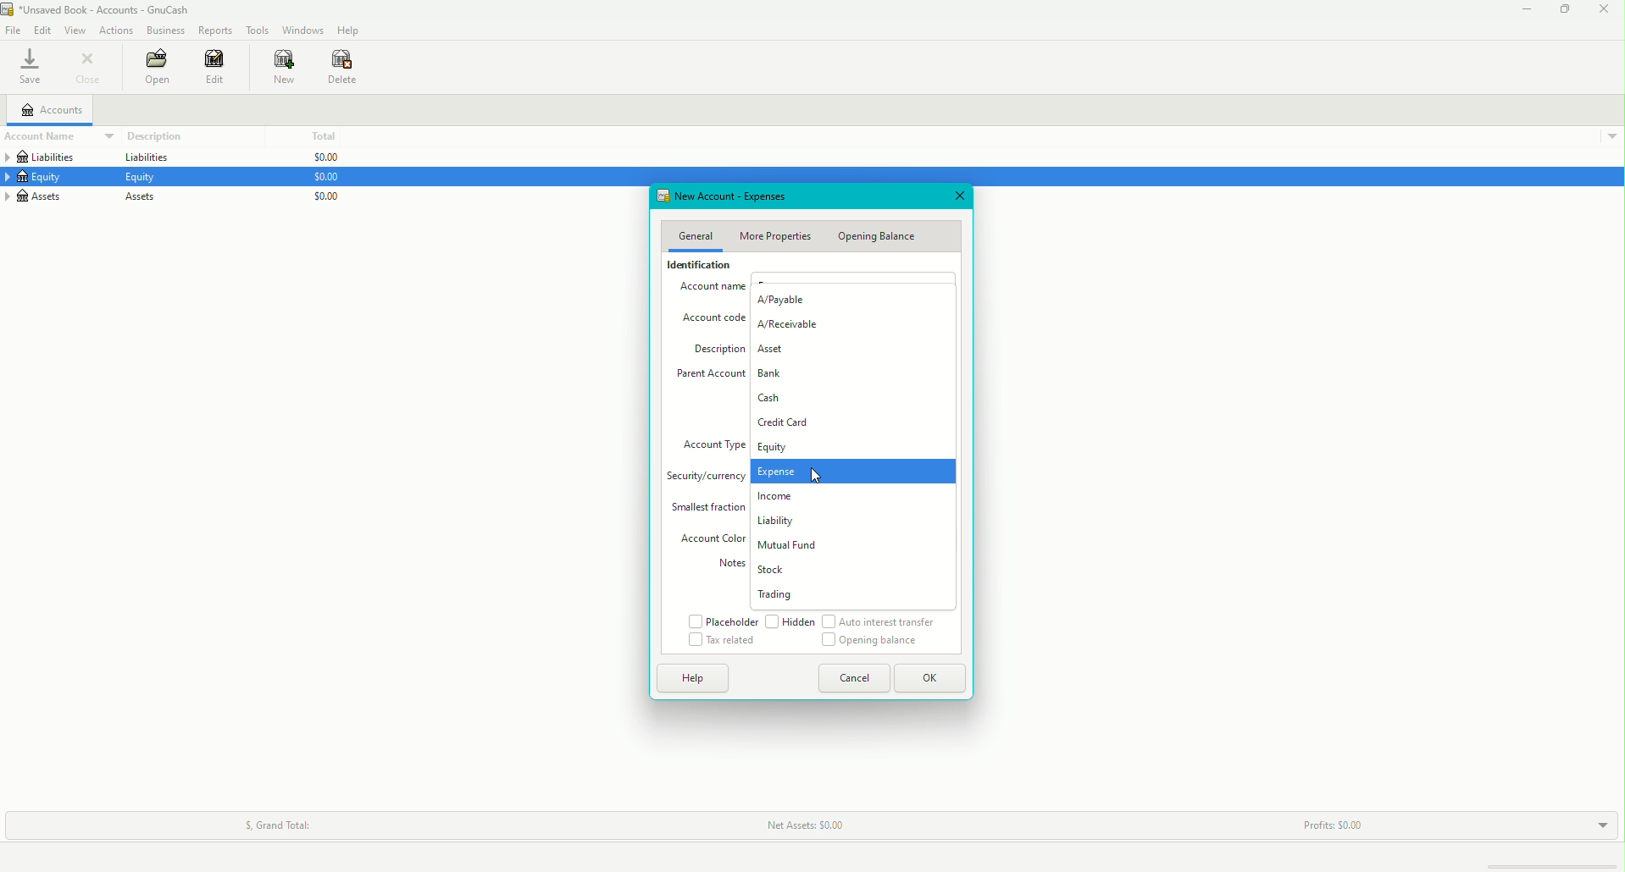 The width and height of the screenshot is (1625, 872). Describe the element at coordinates (933, 678) in the screenshot. I see `OK` at that location.